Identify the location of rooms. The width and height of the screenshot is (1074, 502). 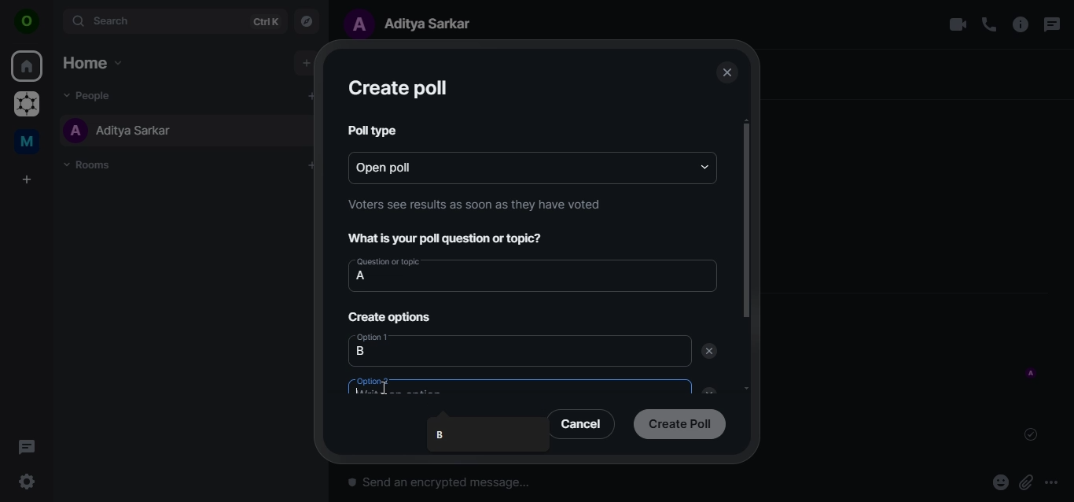
(92, 165).